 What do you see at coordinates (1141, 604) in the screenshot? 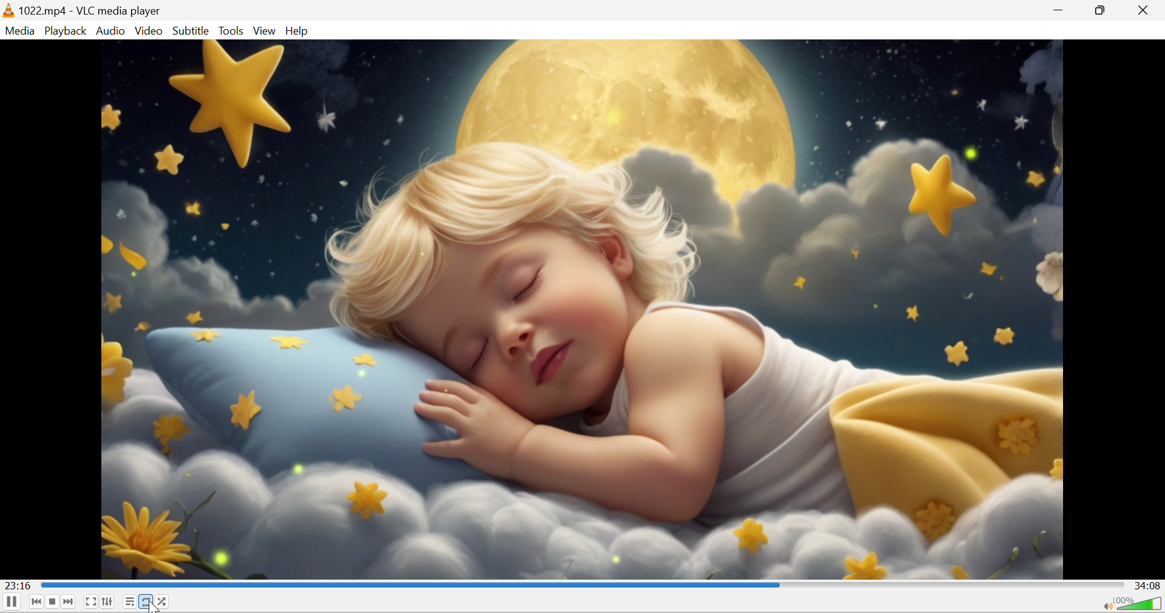
I see `Volume` at bounding box center [1141, 604].